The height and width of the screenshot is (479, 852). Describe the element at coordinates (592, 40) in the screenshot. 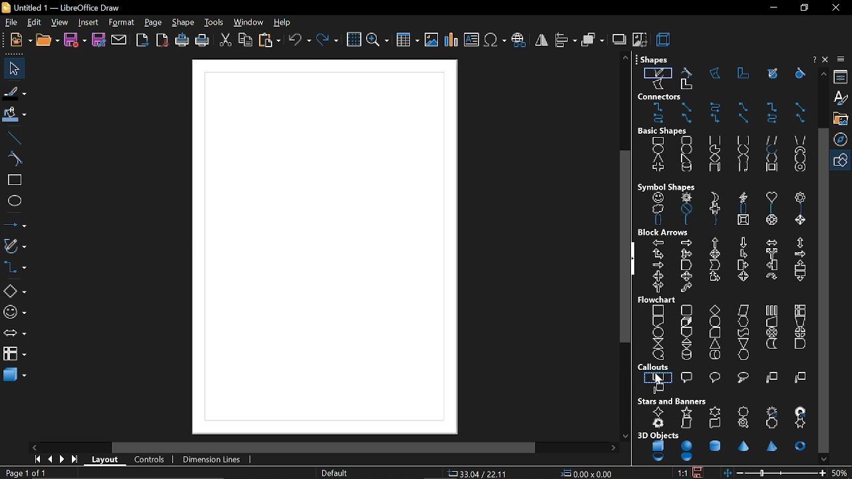

I see `arrange` at that location.